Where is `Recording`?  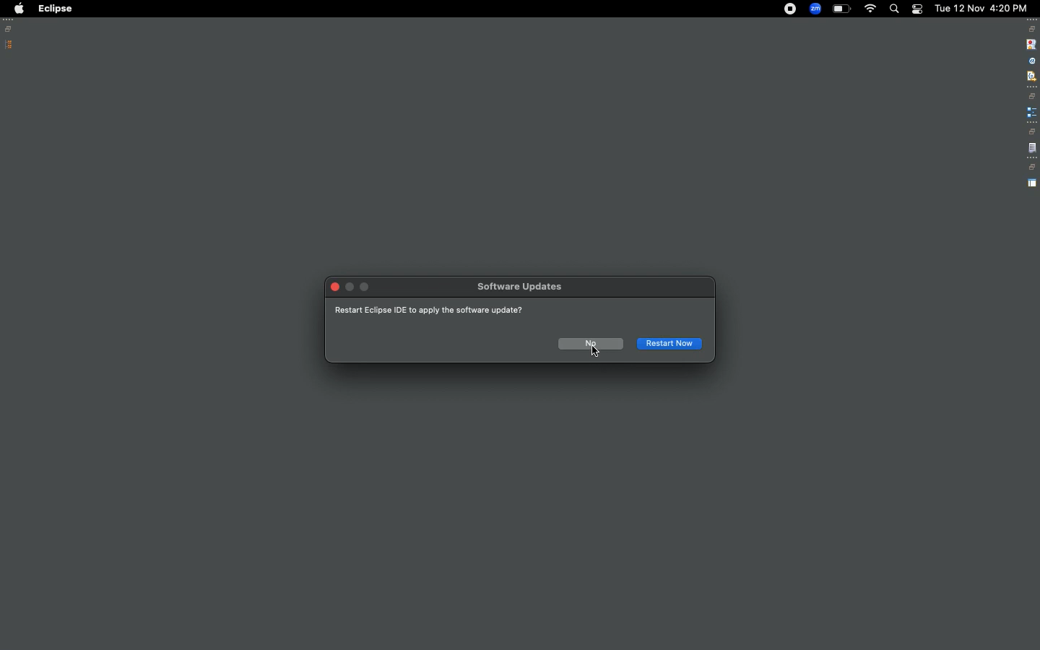
Recording is located at coordinates (790, 10).